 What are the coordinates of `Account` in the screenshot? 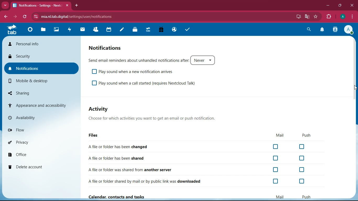 It's located at (342, 17).